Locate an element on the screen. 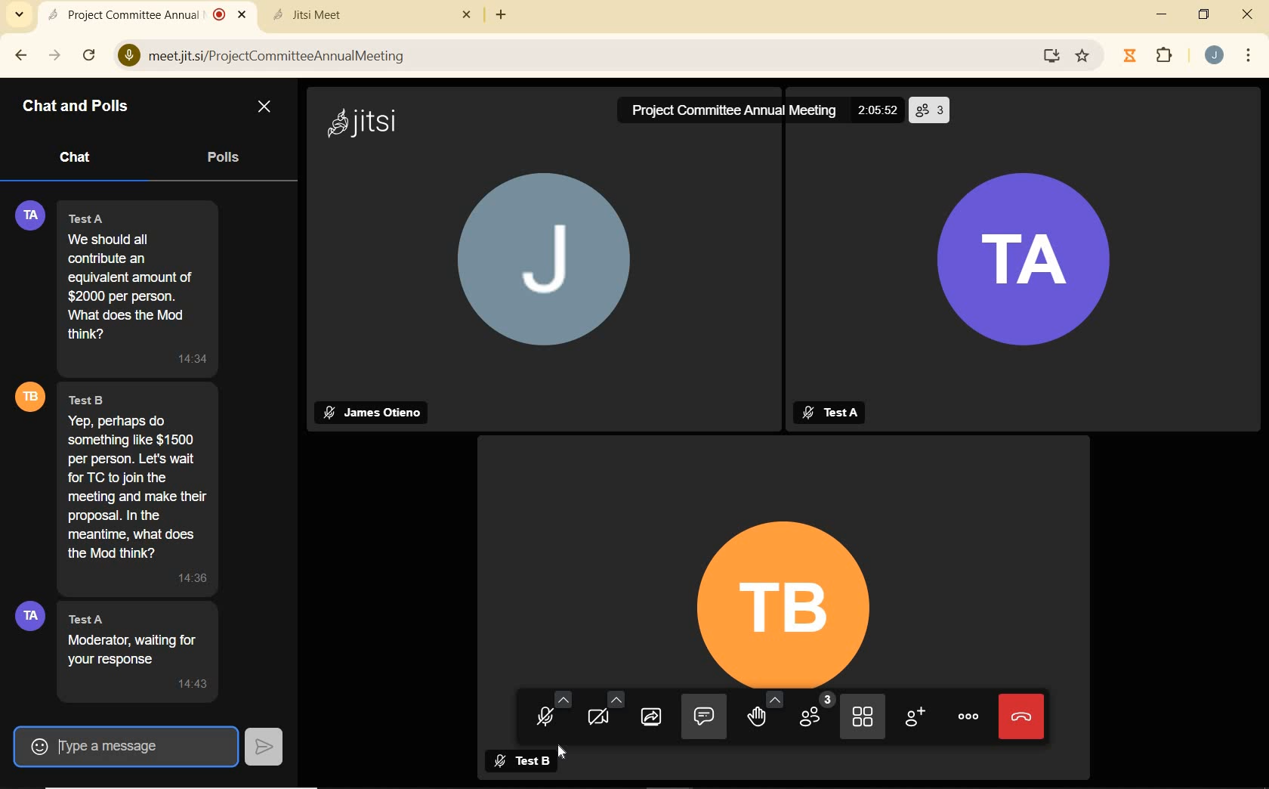 This screenshot has height=789, width=1269. restore down is located at coordinates (1204, 15).